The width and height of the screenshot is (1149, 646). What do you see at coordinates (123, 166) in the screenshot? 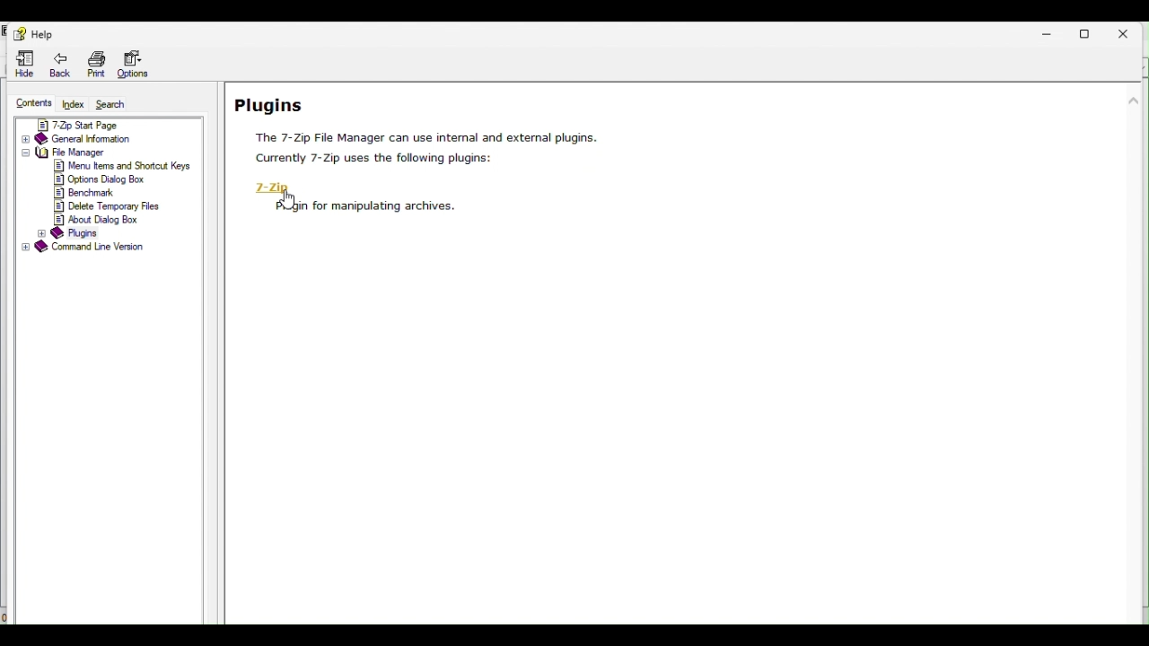
I see `menu` at bounding box center [123, 166].